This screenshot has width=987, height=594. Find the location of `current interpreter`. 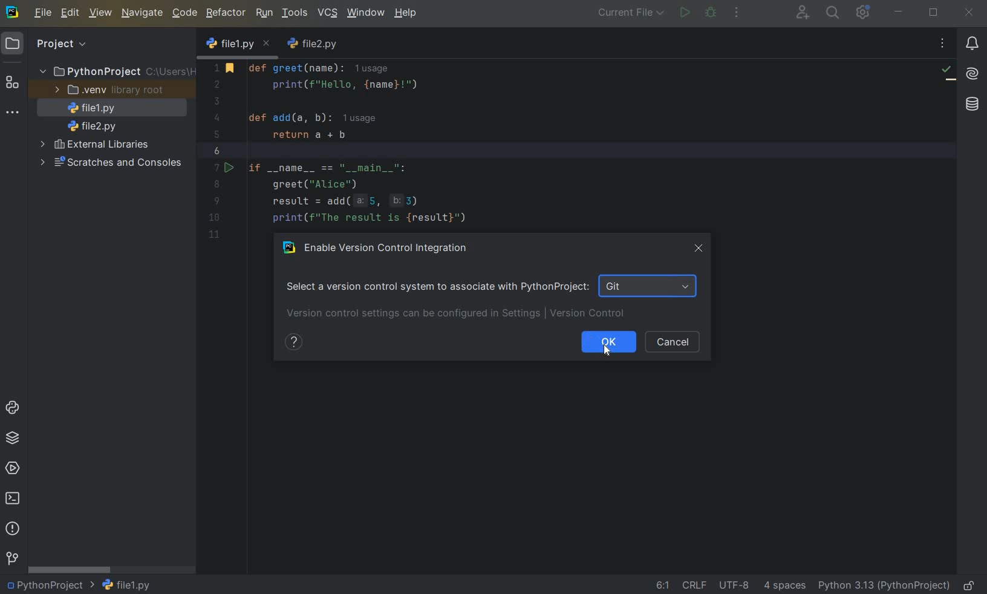

current interpreter is located at coordinates (884, 586).